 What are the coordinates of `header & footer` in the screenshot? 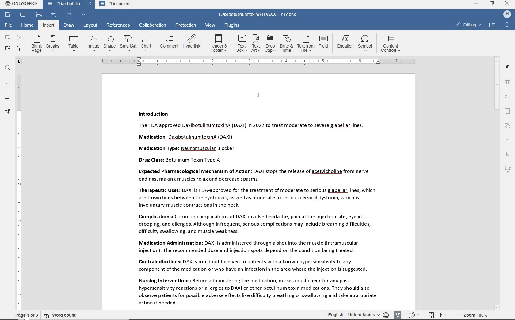 It's located at (507, 112).